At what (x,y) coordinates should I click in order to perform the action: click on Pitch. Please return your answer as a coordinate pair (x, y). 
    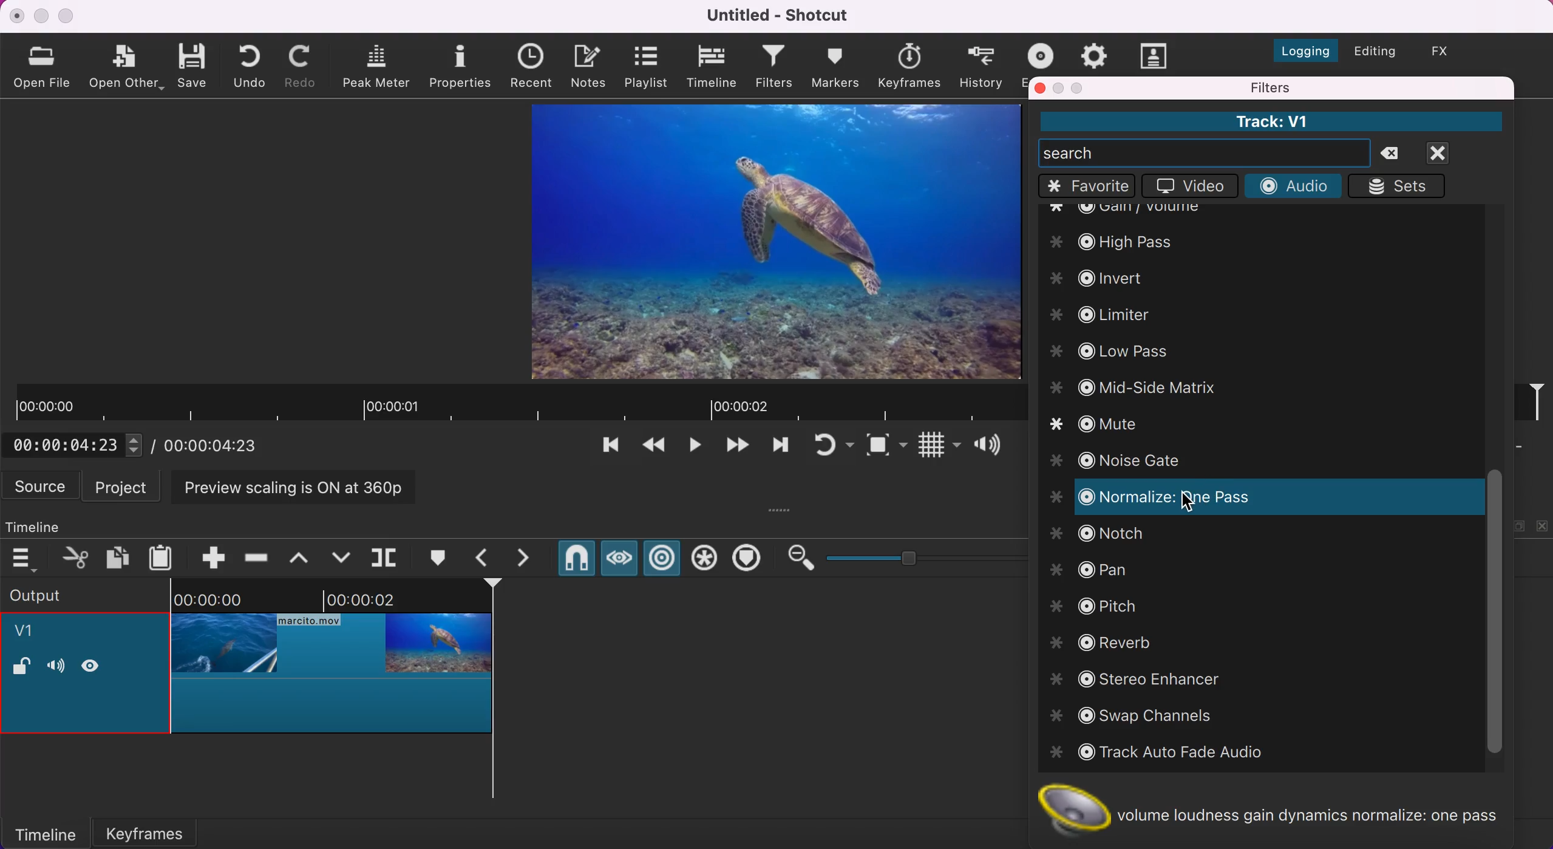
    Looking at the image, I should click on (1095, 603).